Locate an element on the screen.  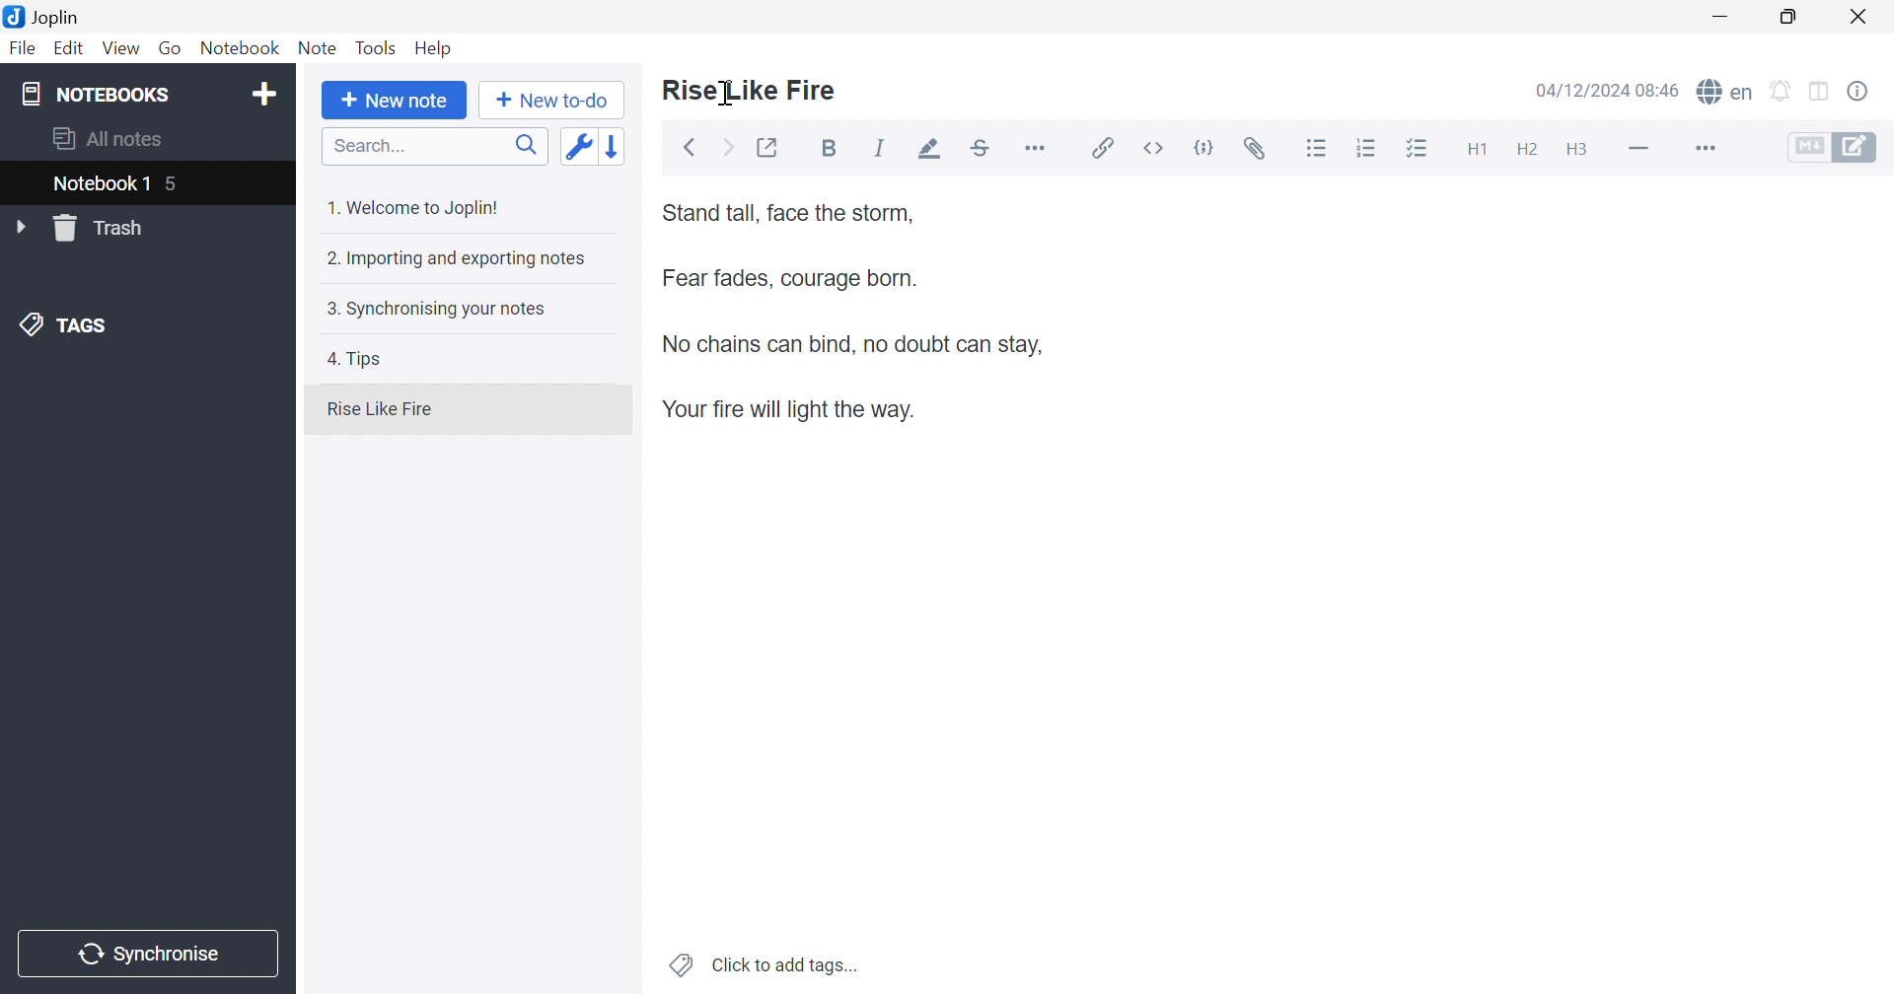
More is located at coordinates (1704, 150).